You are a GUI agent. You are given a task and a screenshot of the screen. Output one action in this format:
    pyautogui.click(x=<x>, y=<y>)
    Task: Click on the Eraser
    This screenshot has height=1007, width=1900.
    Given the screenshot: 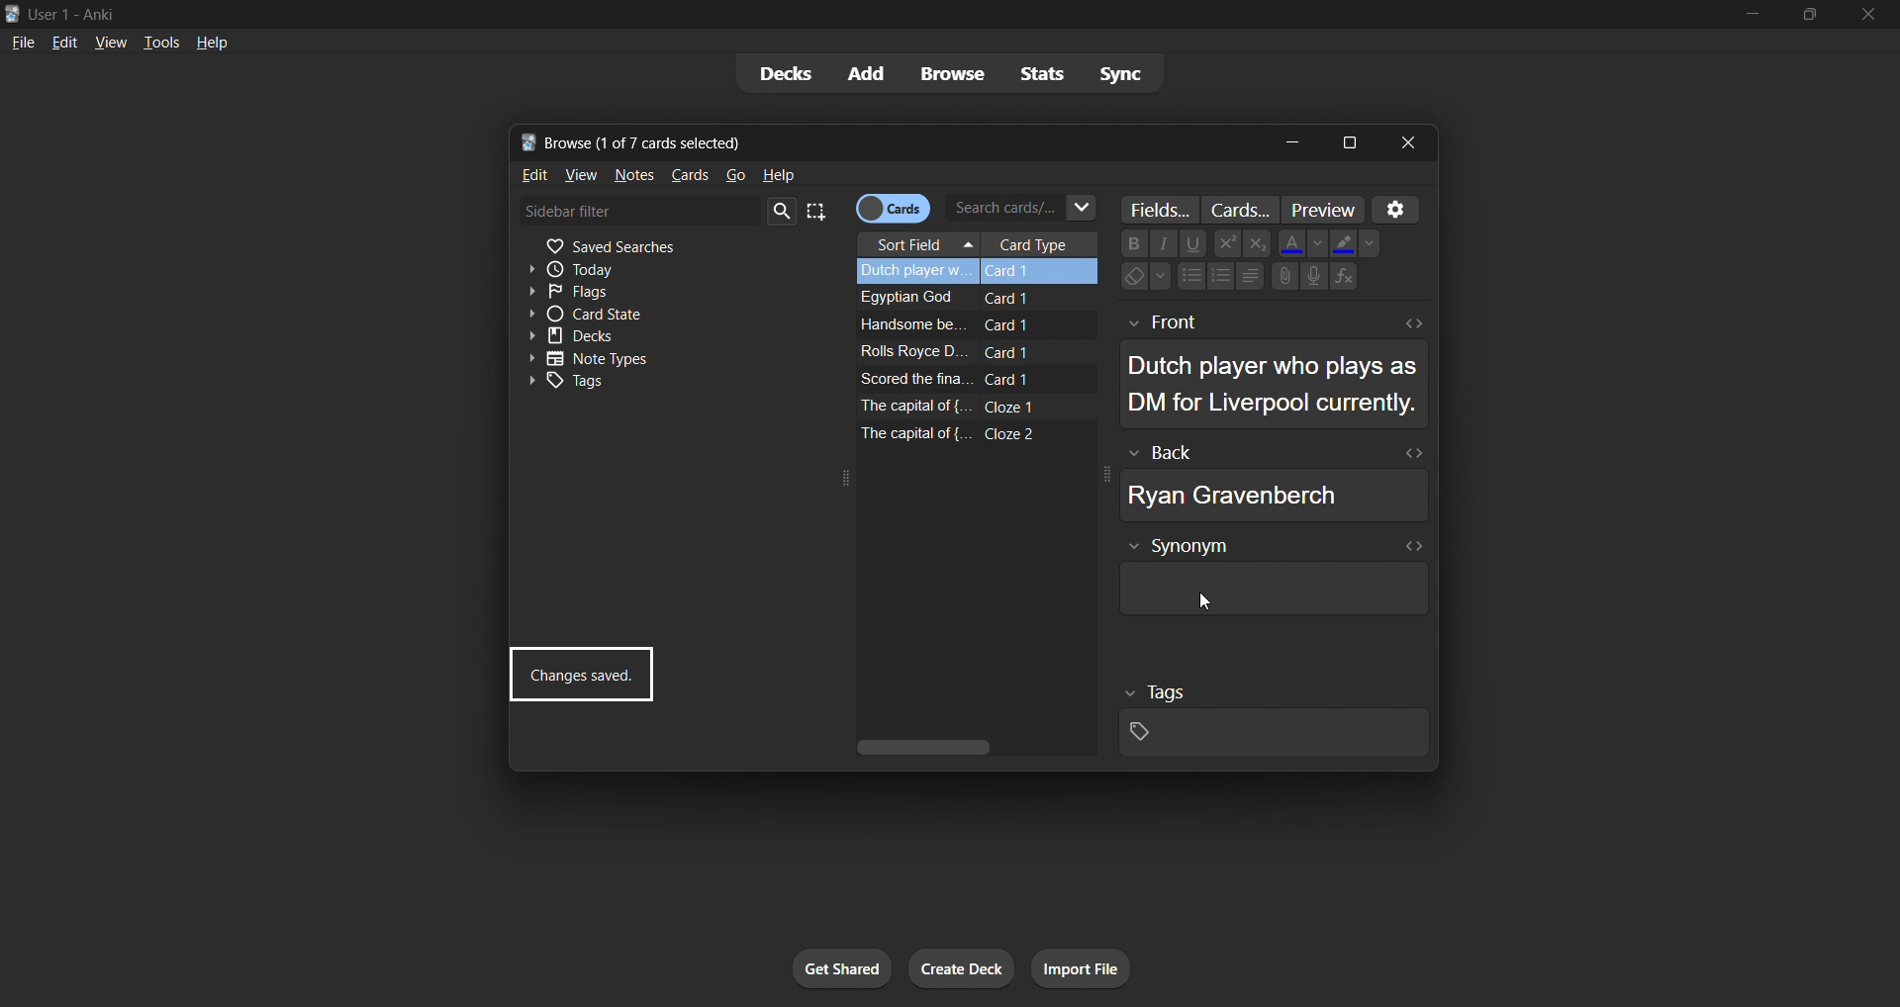 What is the action you would take?
    pyautogui.click(x=1127, y=279)
    